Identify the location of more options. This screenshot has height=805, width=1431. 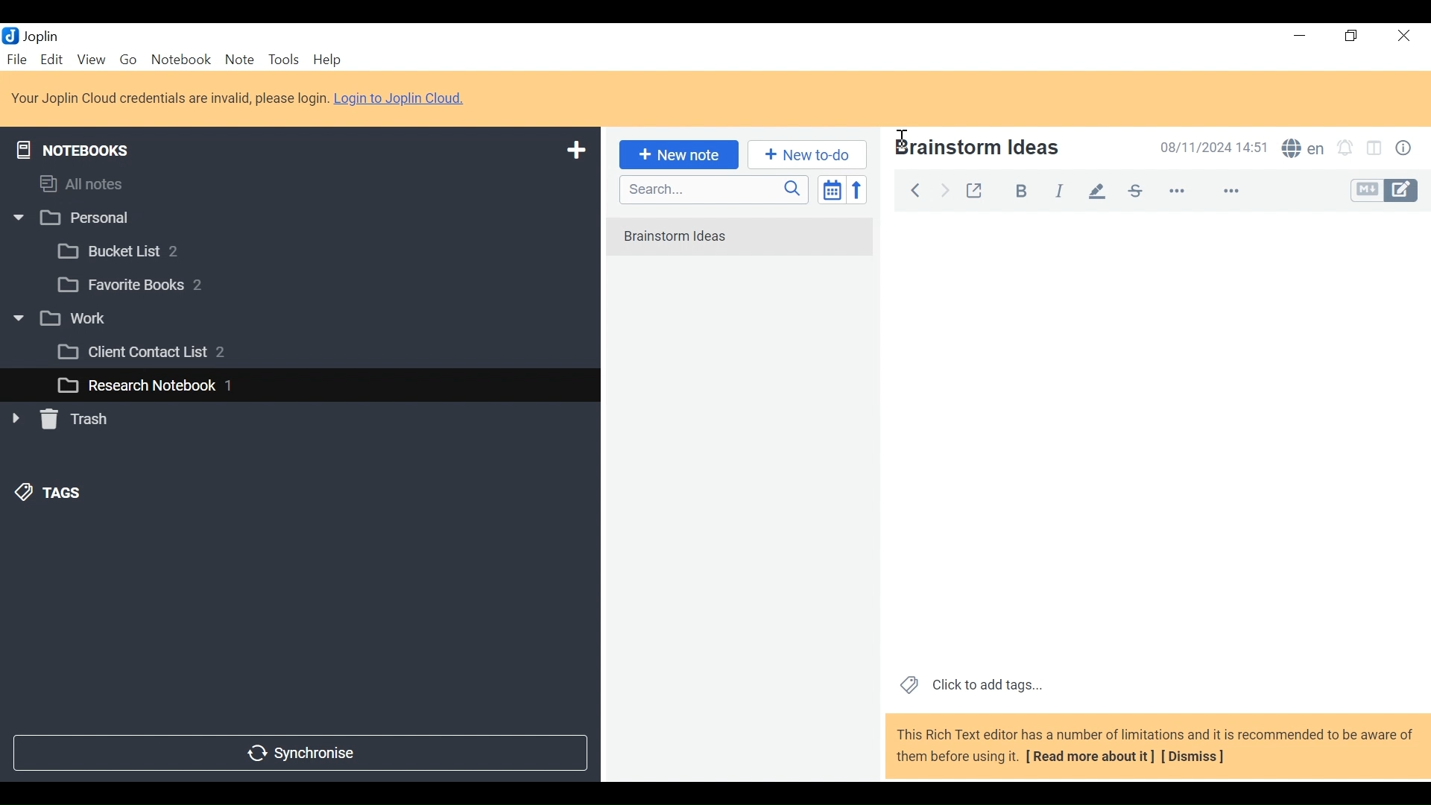
(1187, 192).